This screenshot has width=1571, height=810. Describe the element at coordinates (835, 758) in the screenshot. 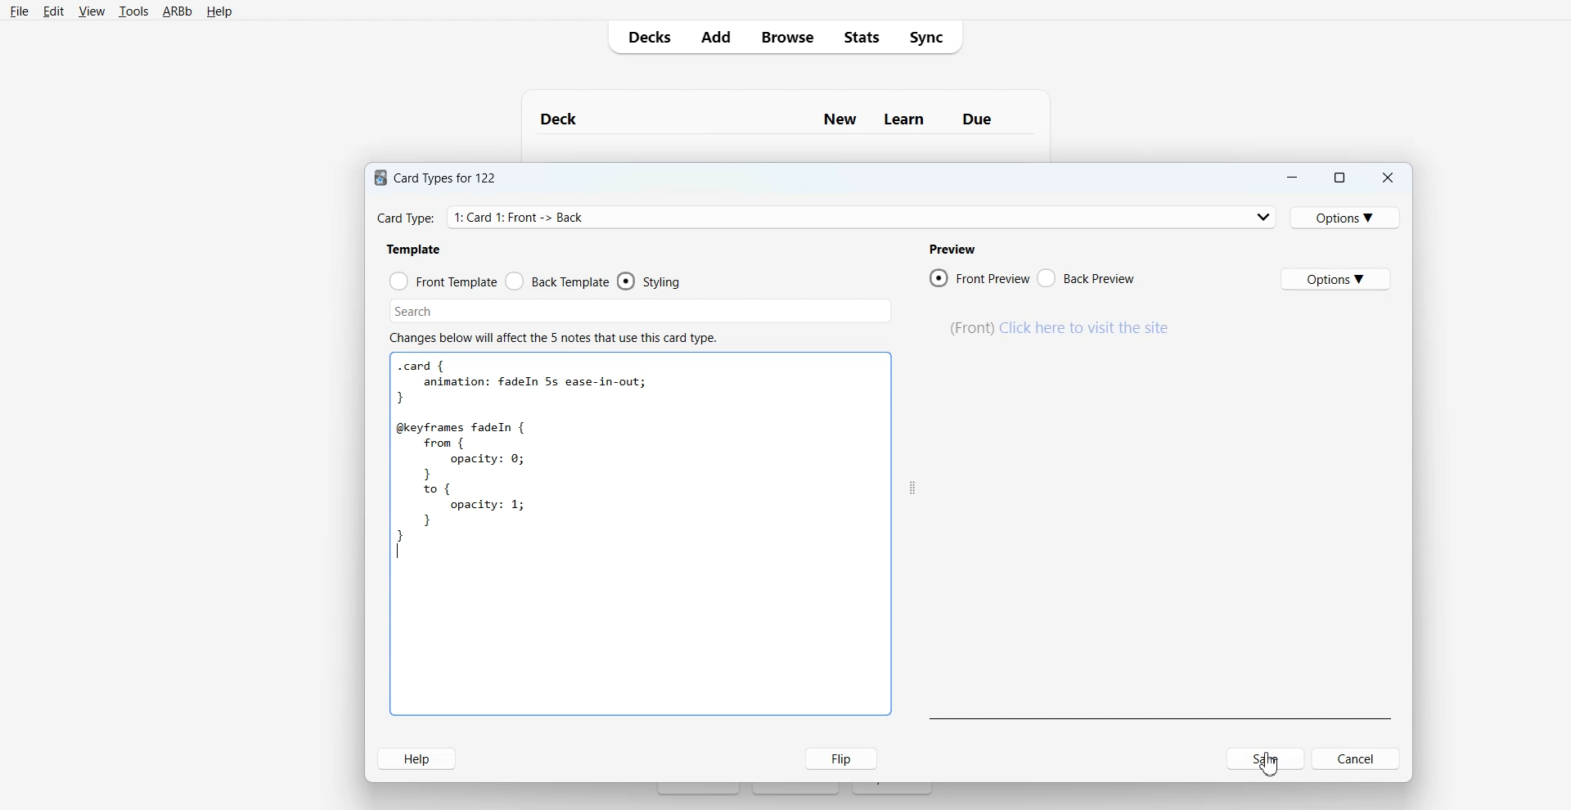

I see `Flip` at that location.